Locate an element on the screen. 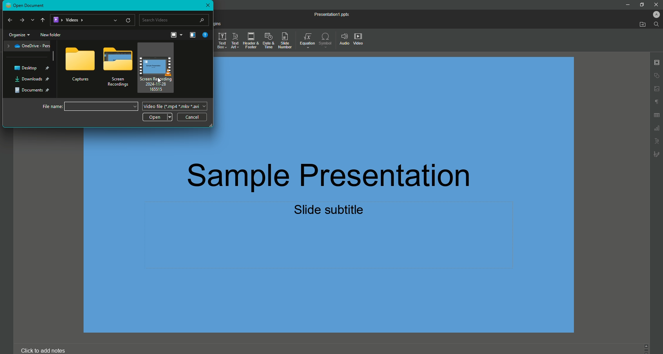  Text Art is located at coordinates (234, 41).